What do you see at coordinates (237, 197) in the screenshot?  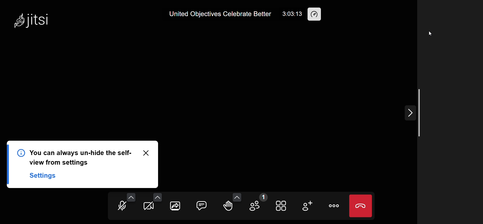 I see `more emoji` at bounding box center [237, 197].